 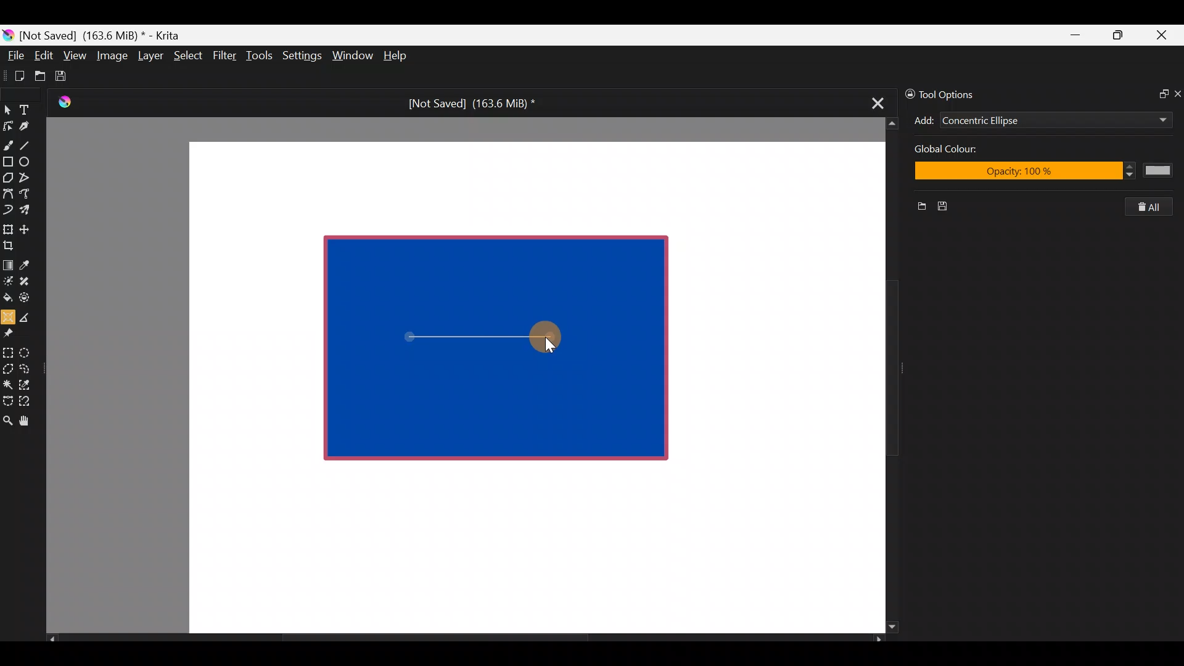 I want to click on Bezier curve tool, so click(x=7, y=195).